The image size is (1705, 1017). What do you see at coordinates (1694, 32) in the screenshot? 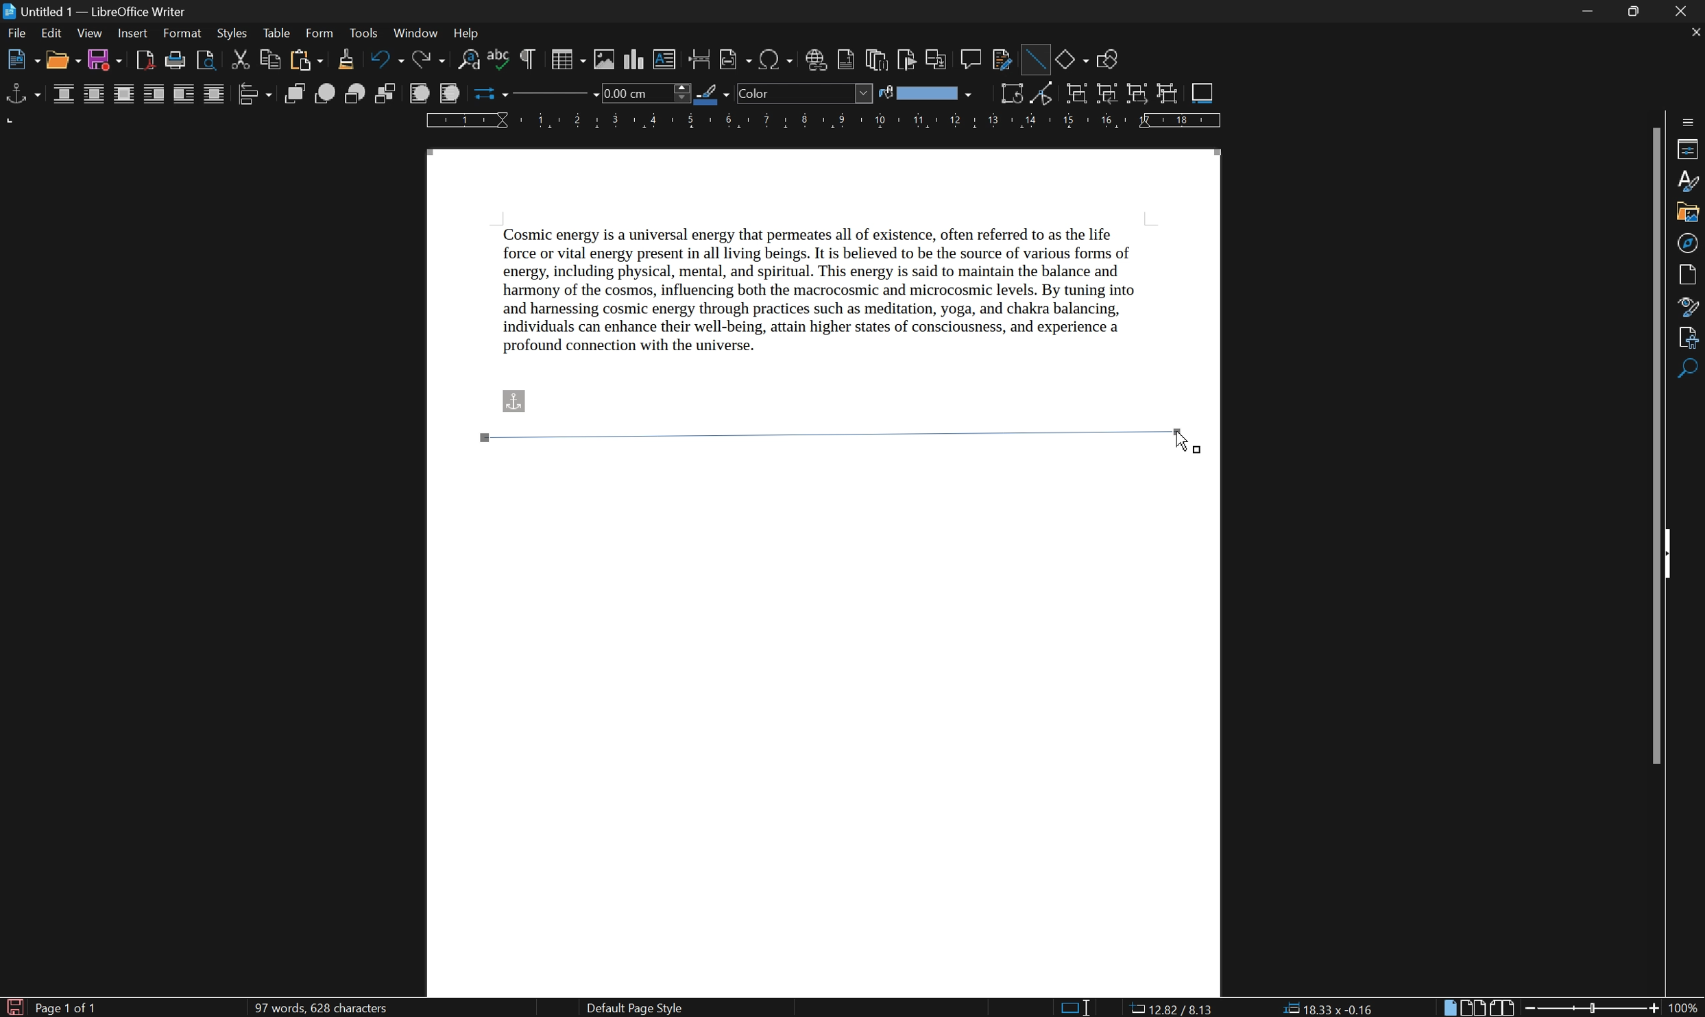
I see `close` at bounding box center [1694, 32].